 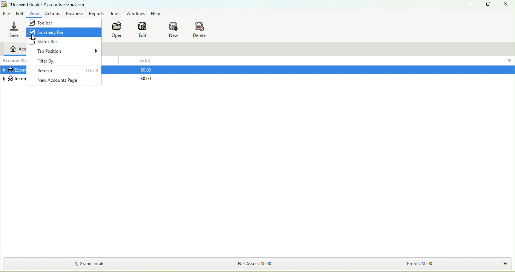 I want to click on $, Grand Total, so click(x=92, y=263).